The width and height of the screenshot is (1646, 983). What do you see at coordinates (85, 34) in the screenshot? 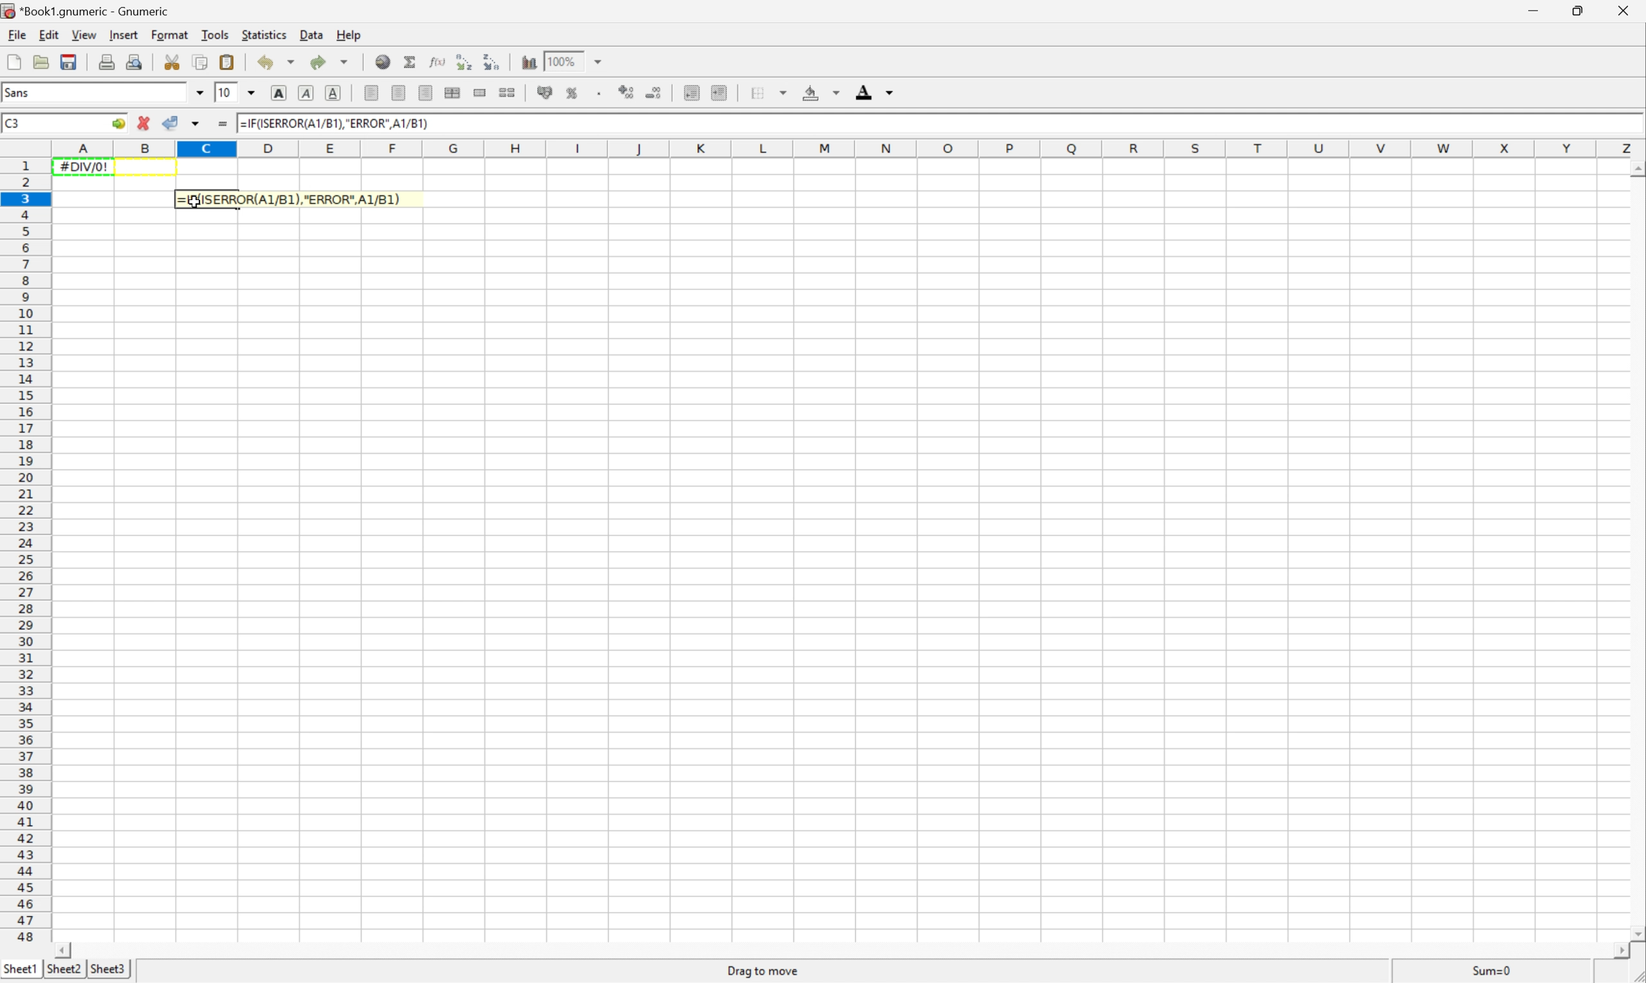
I see `View` at bounding box center [85, 34].